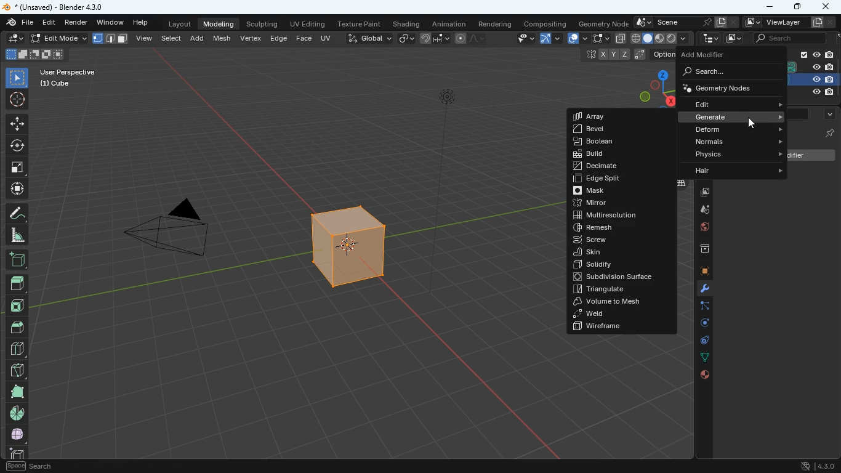 The height and width of the screenshot is (473, 841). Describe the element at coordinates (177, 24) in the screenshot. I see `layout` at that location.